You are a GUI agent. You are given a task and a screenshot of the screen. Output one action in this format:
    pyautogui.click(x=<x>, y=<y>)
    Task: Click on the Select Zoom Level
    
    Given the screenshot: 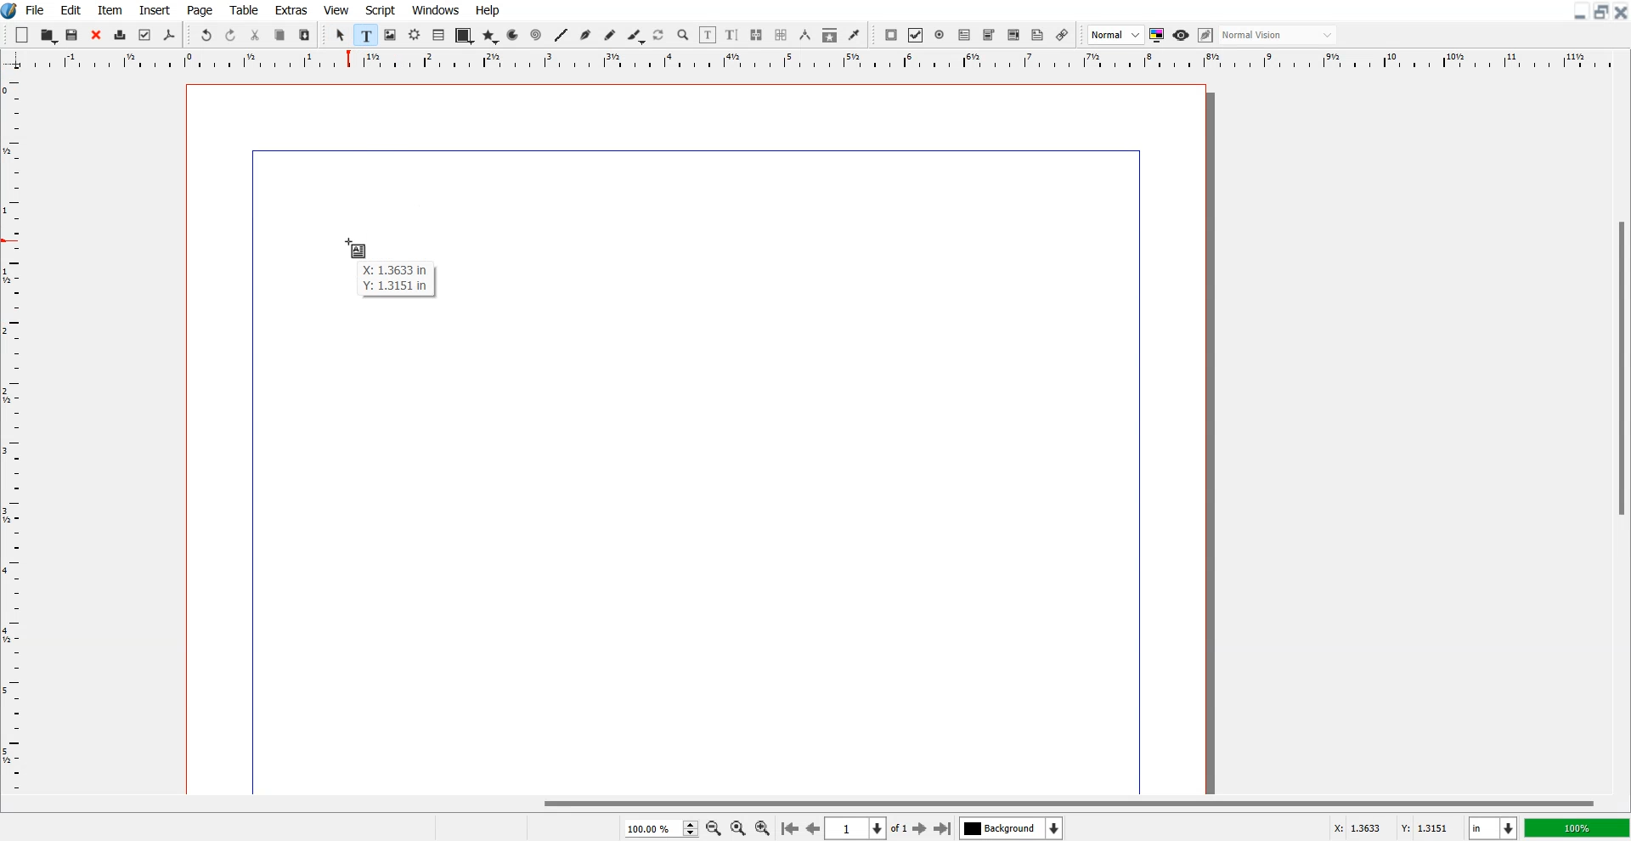 What is the action you would take?
    pyautogui.click(x=663, y=828)
    